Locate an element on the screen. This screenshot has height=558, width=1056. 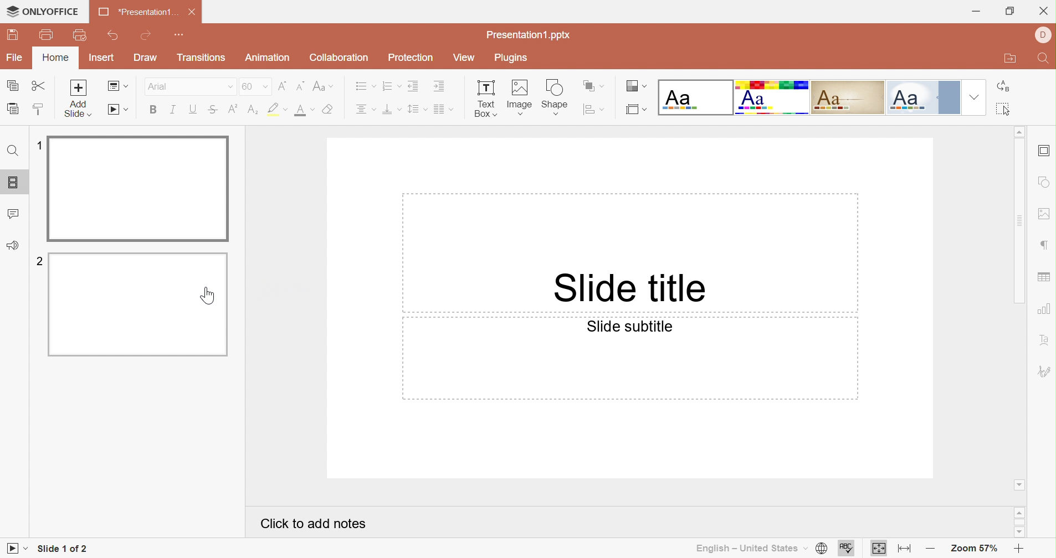
Restore Down is located at coordinates (1010, 13).